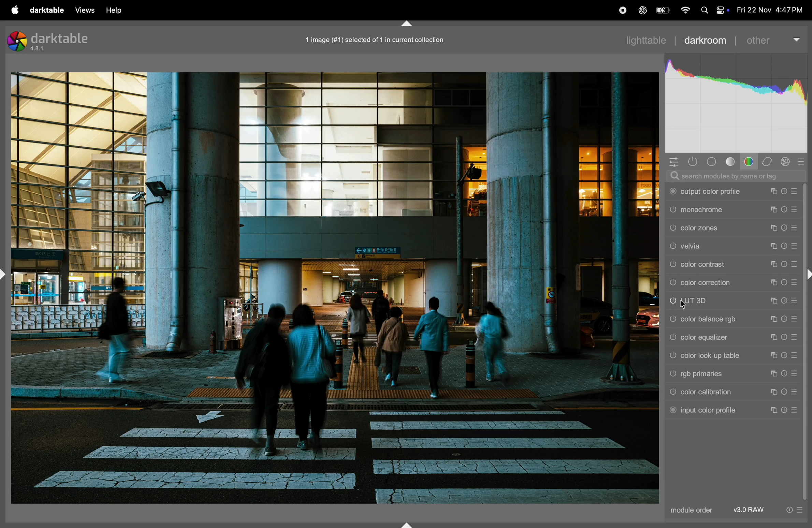  Describe the element at coordinates (673, 282) in the screenshot. I see `color correction switched off` at that location.